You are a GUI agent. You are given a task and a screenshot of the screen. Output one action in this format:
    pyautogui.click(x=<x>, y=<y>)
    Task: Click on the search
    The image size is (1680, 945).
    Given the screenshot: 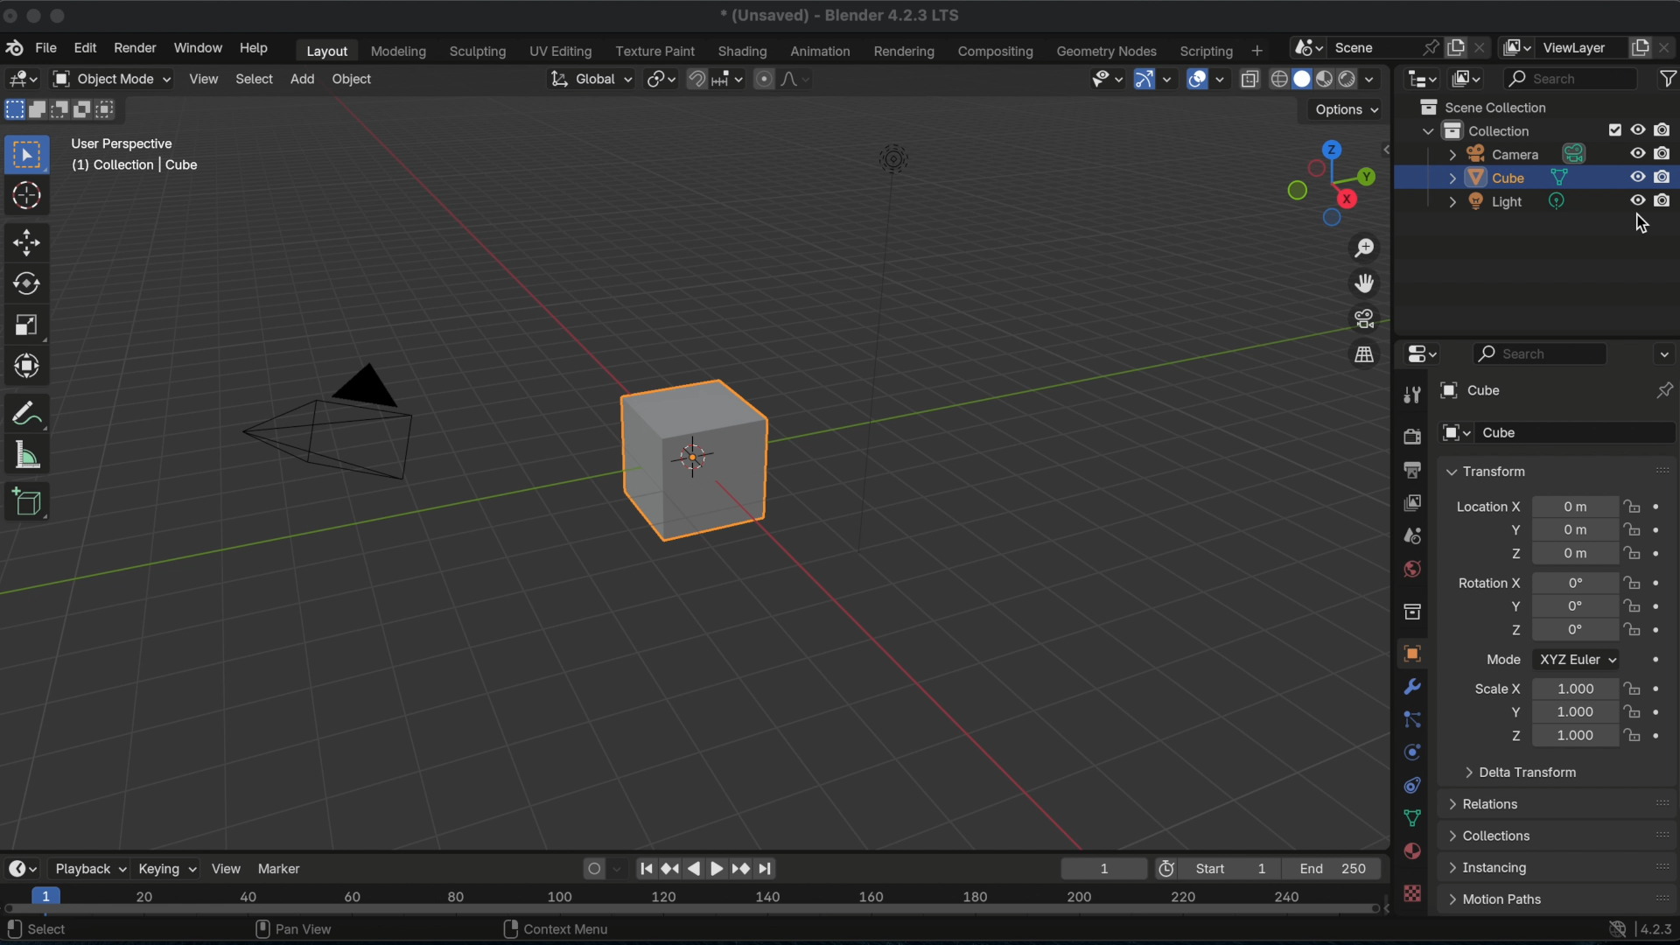 What is the action you would take?
    pyautogui.click(x=1542, y=353)
    